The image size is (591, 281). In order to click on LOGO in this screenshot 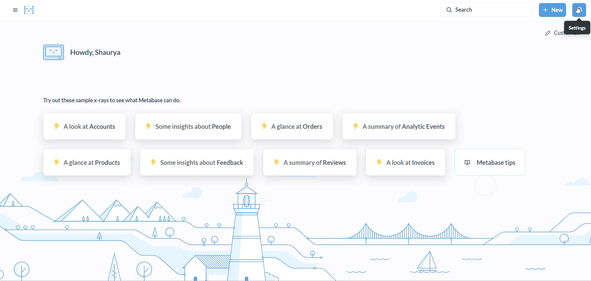, I will do `click(30, 10)`.